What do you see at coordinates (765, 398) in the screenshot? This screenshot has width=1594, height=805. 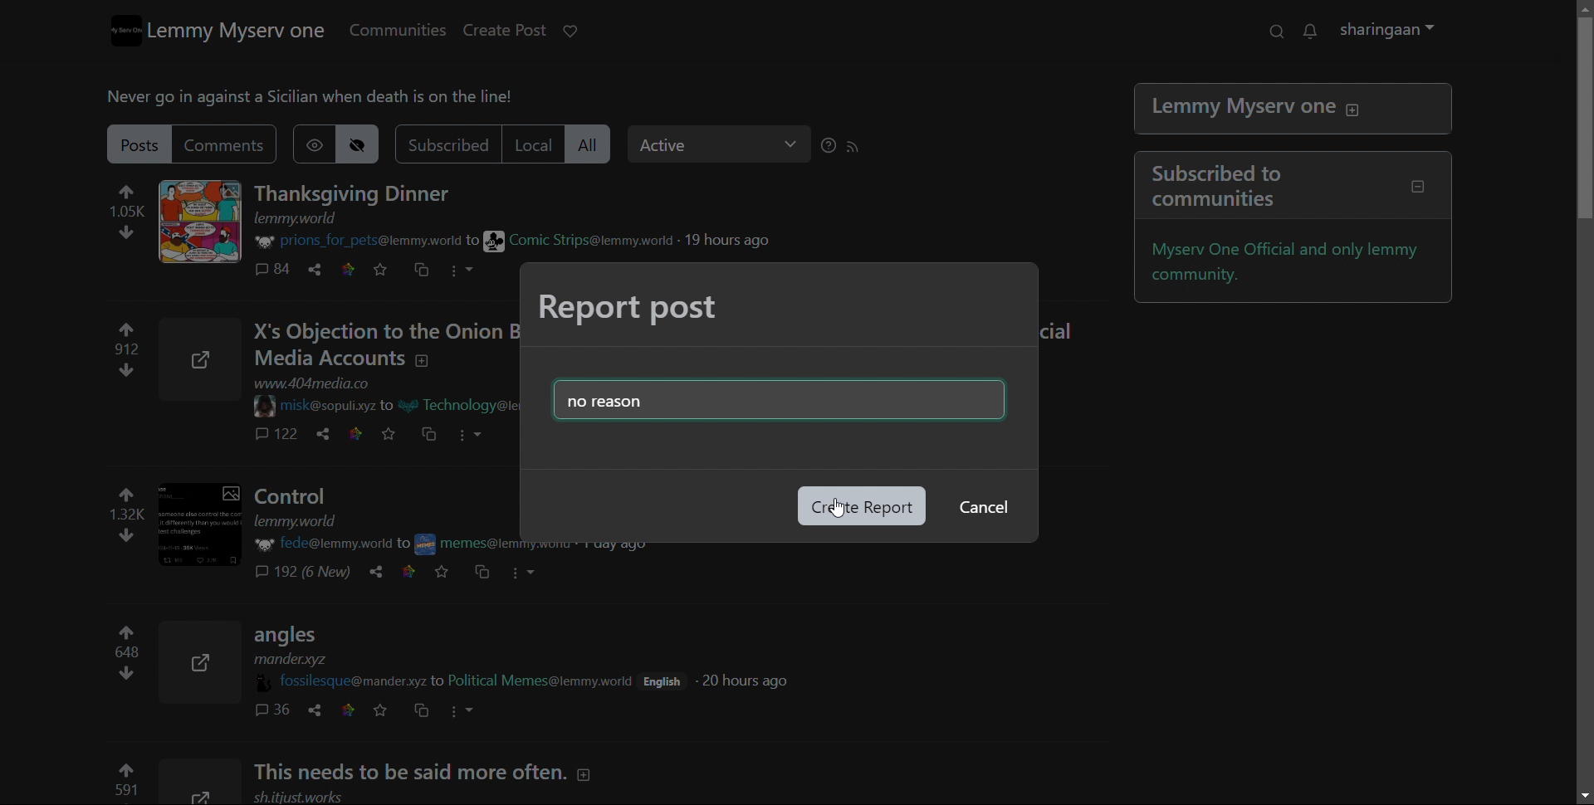 I see `"no reason" typed` at bounding box center [765, 398].